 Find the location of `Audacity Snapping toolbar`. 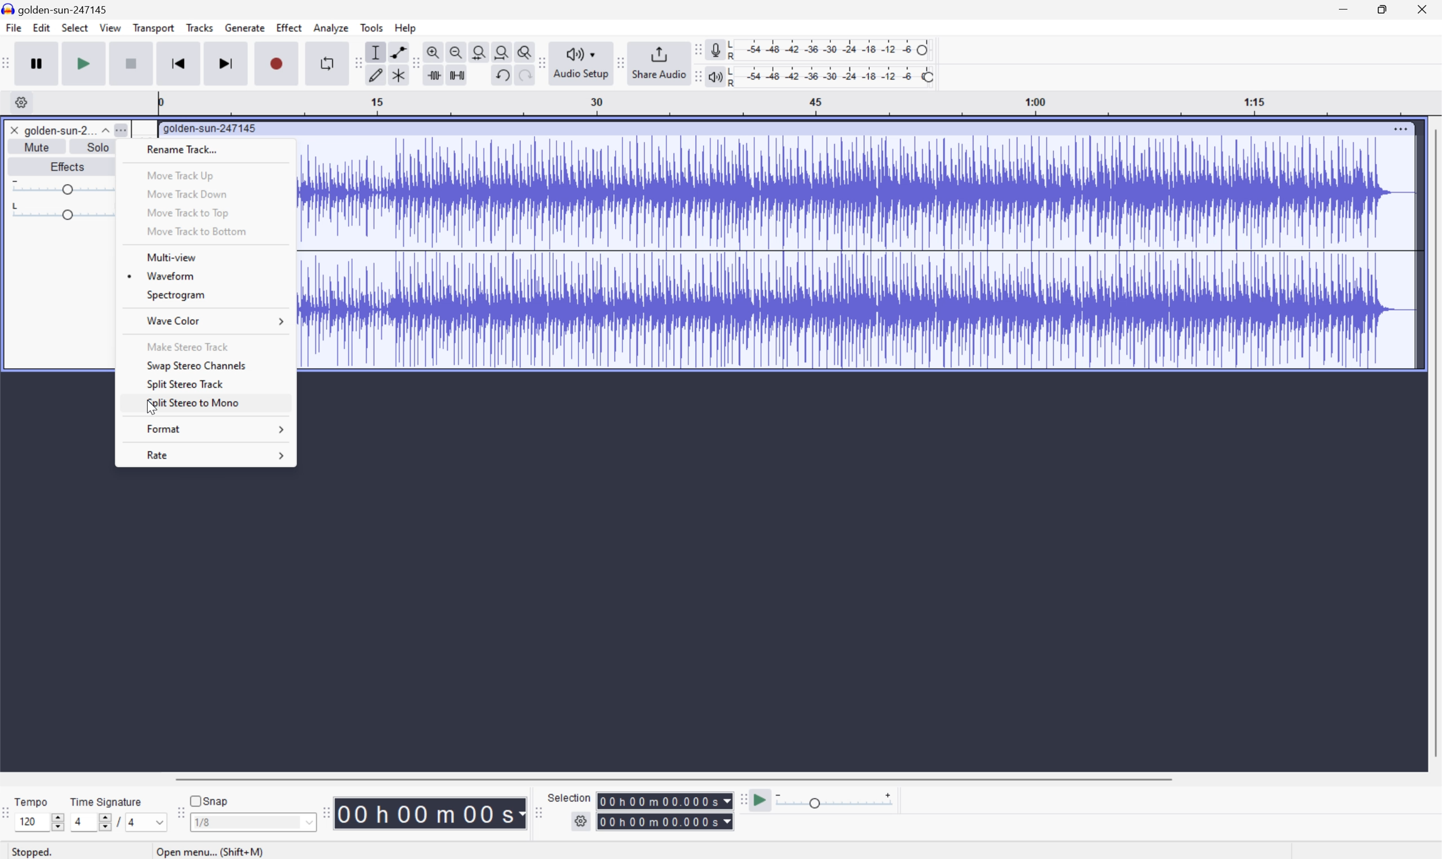

Audacity Snapping toolbar is located at coordinates (183, 811).